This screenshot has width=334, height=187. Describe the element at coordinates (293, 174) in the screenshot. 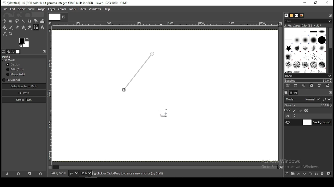

I see `create a new layer group` at that location.